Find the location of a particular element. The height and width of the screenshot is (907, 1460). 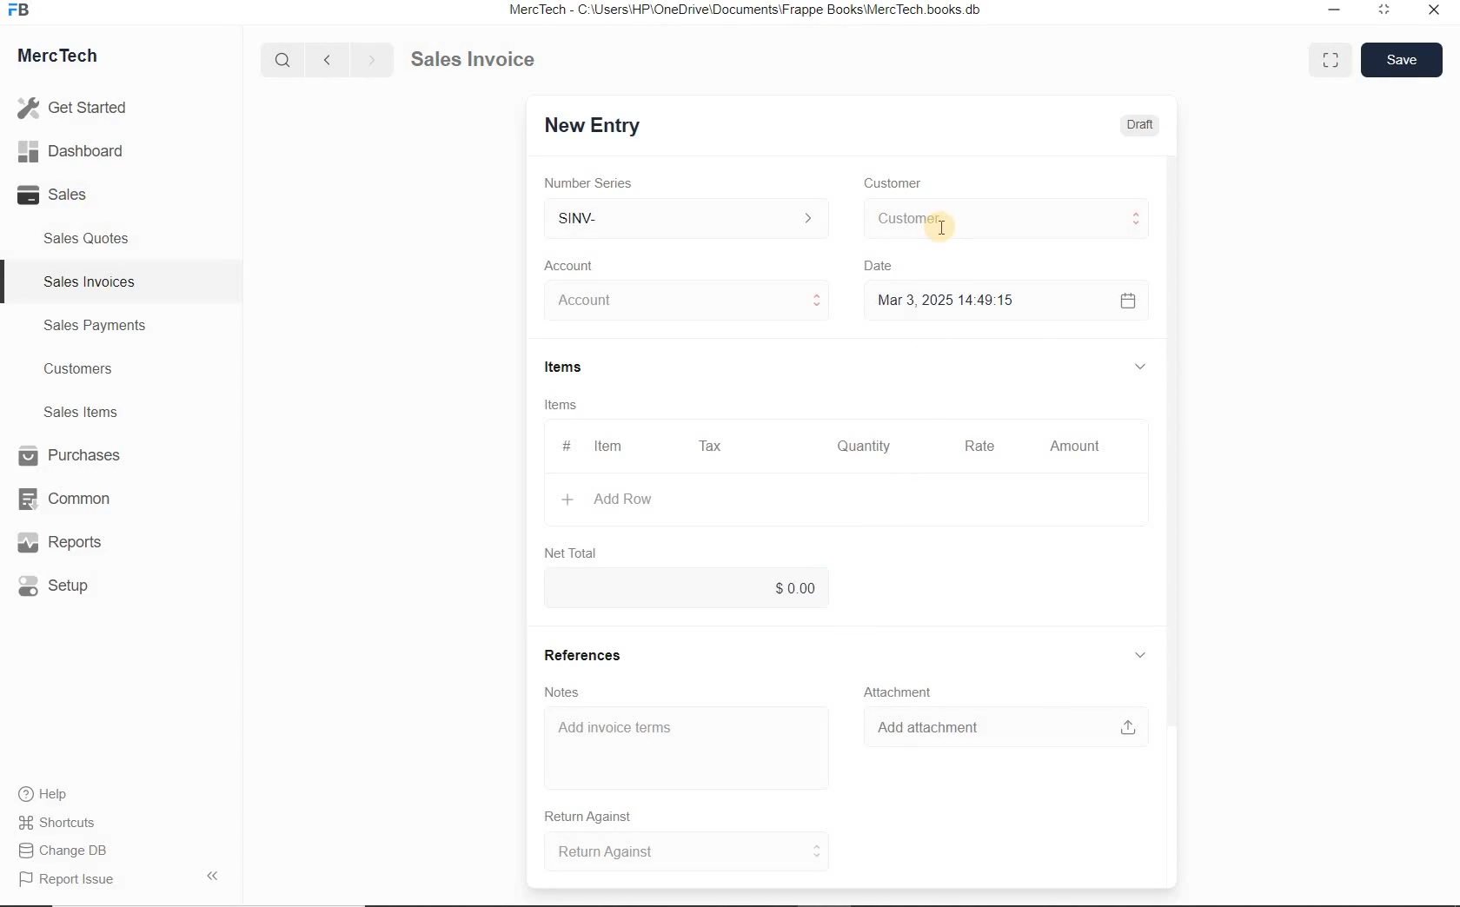

Account is located at coordinates (573, 266).